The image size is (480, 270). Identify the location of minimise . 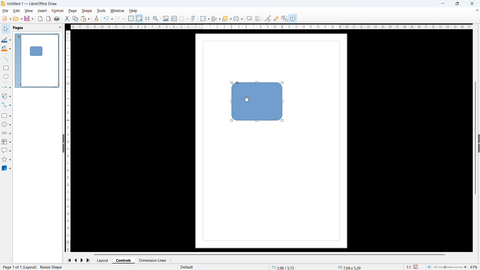
(443, 4).